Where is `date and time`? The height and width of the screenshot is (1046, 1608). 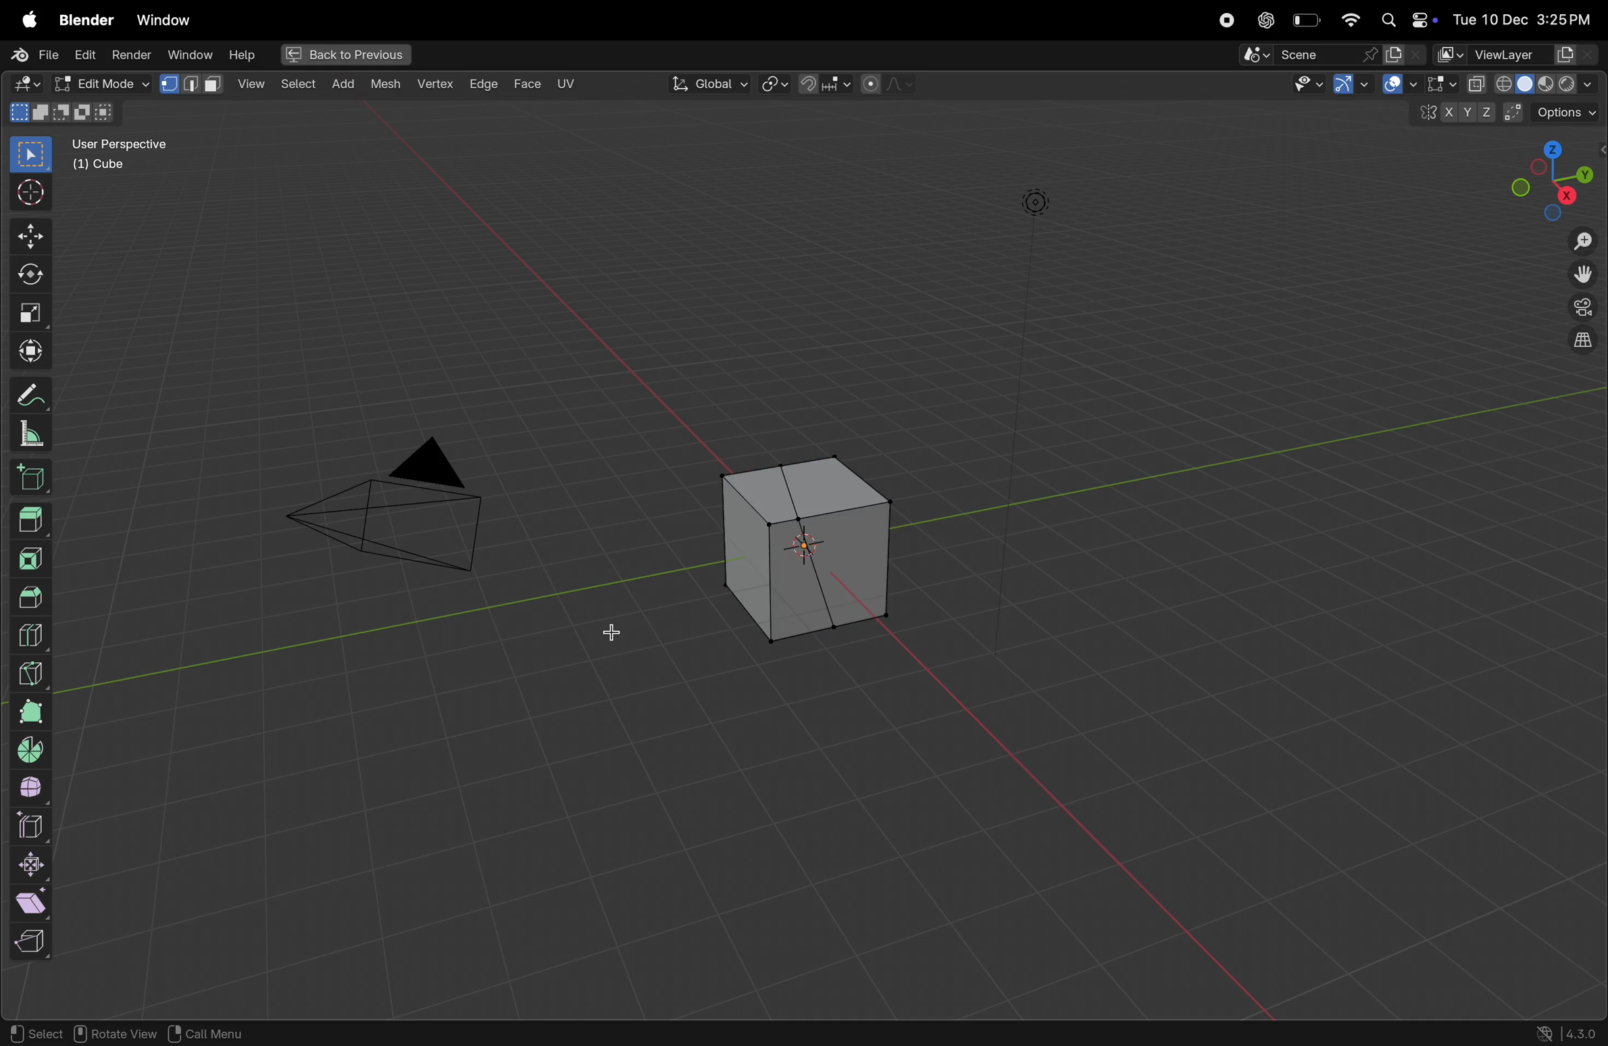 date and time is located at coordinates (1527, 16).